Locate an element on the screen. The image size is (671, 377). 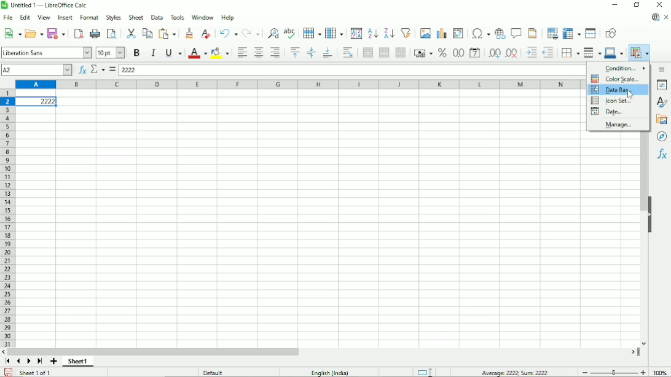
cursor is located at coordinates (630, 94).